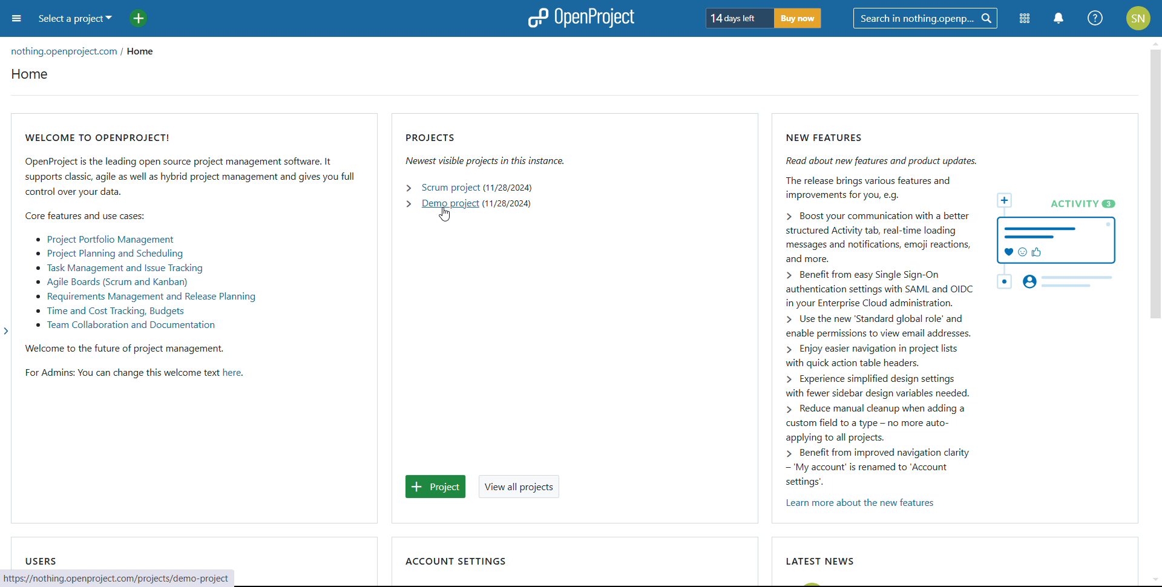 Image resolution: width=1162 pixels, height=587 pixels. What do you see at coordinates (30, 74) in the screenshot?
I see `home` at bounding box center [30, 74].